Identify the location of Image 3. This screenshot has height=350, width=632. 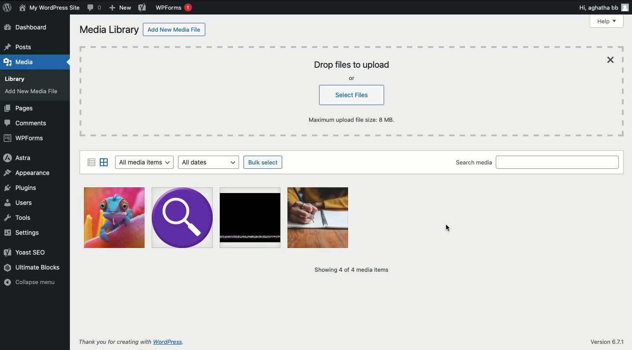
(251, 217).